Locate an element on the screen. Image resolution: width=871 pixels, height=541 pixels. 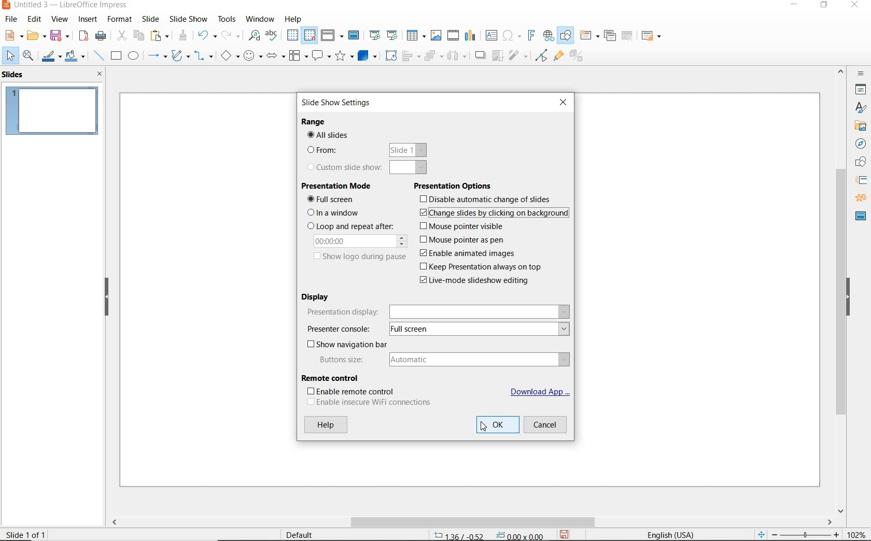
HIDE is located at coordinates (850, 297).